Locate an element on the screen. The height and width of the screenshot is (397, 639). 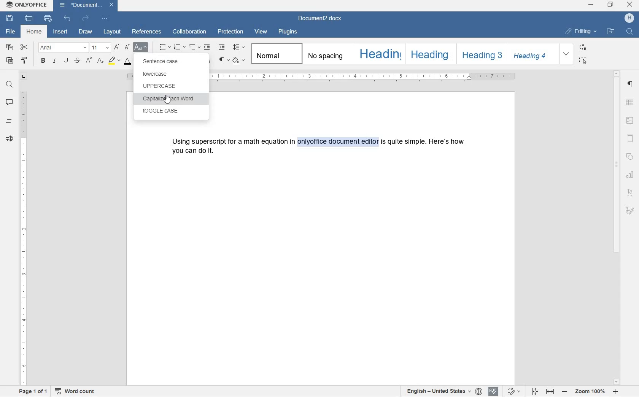
home is located at coordinates (35, 31).